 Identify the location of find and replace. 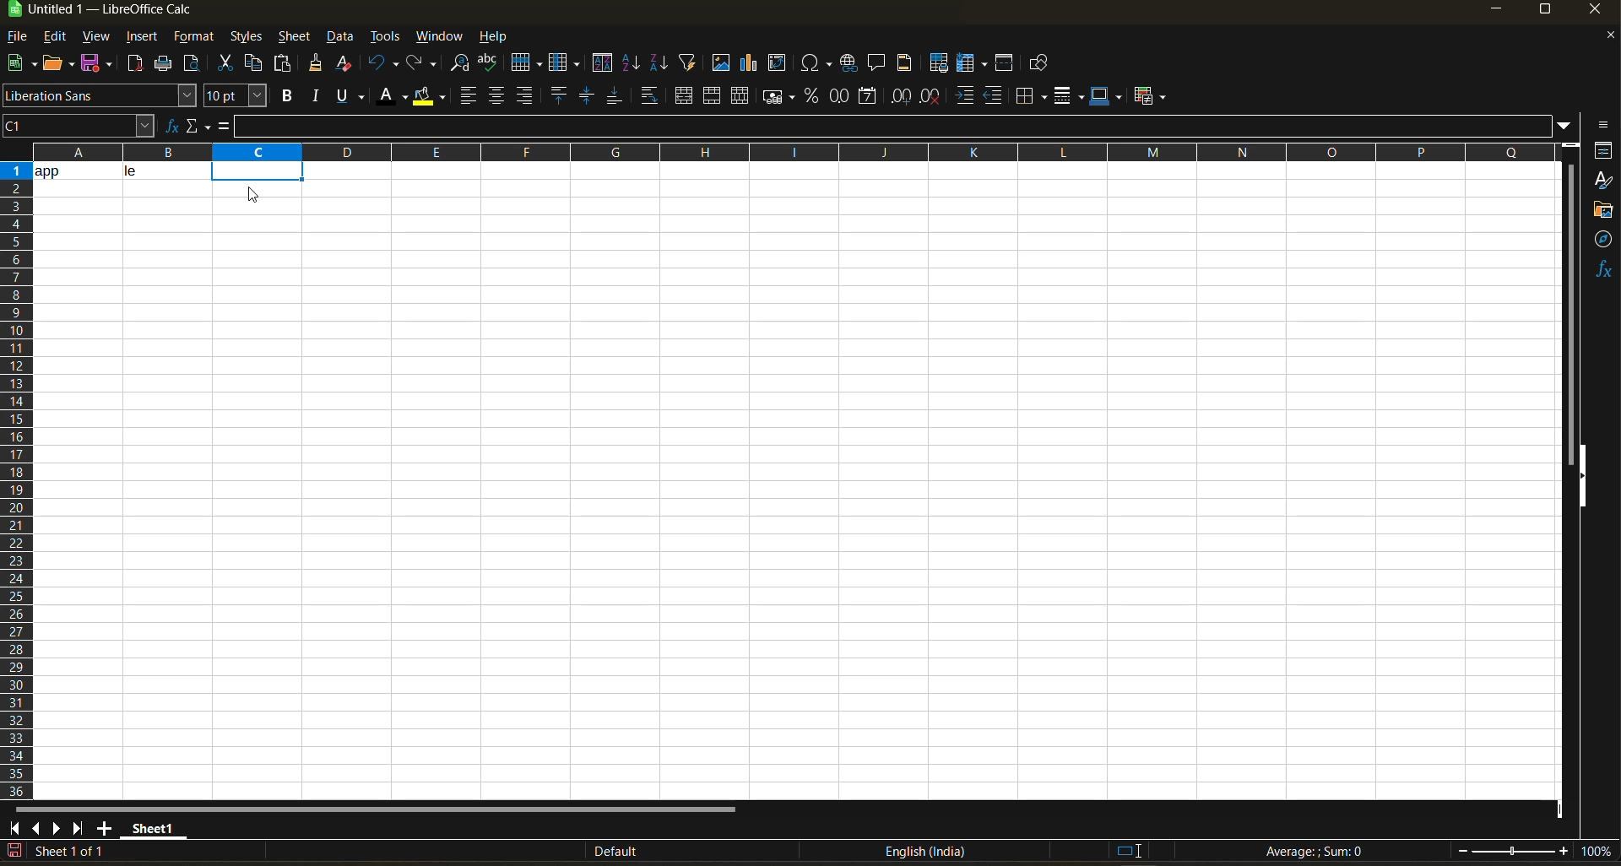
(464, 66).